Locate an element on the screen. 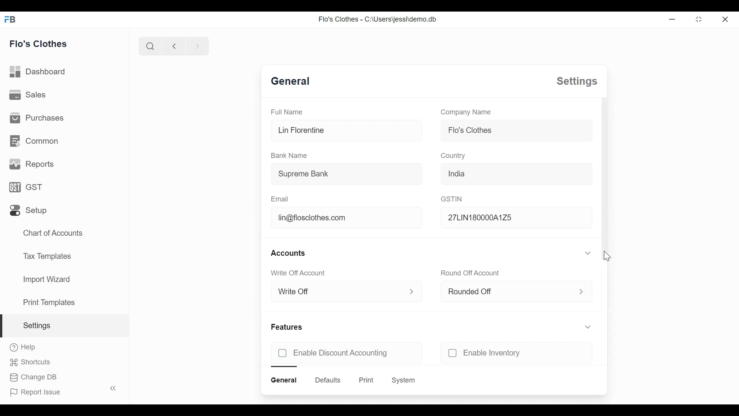 This screenshot has height=416, width=739. Report Issue is located at coordinates (62, 391).